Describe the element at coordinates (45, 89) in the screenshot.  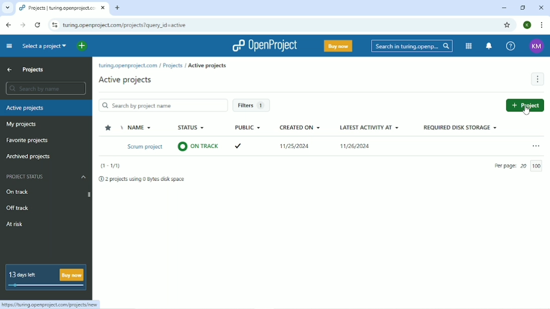
I see `Search by name` at that location.